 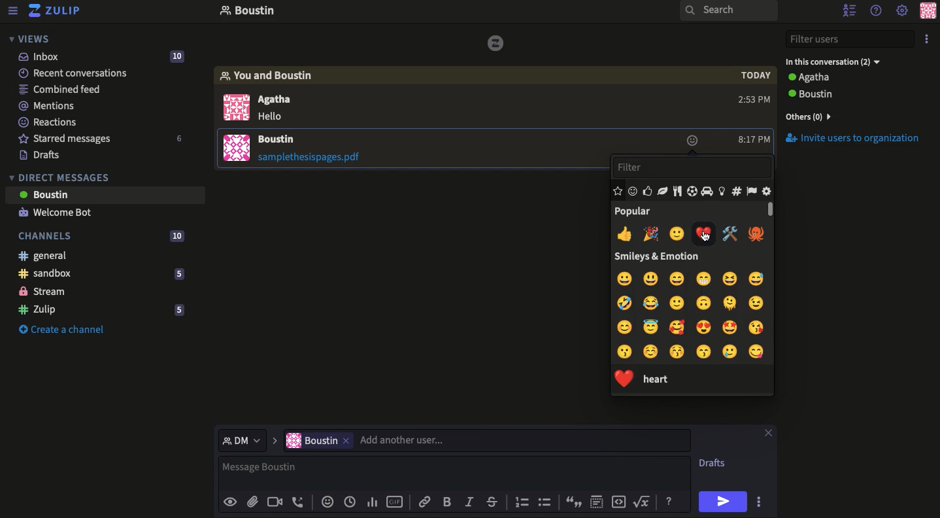 I want to click on Inbox, so click(x=110, y=56).